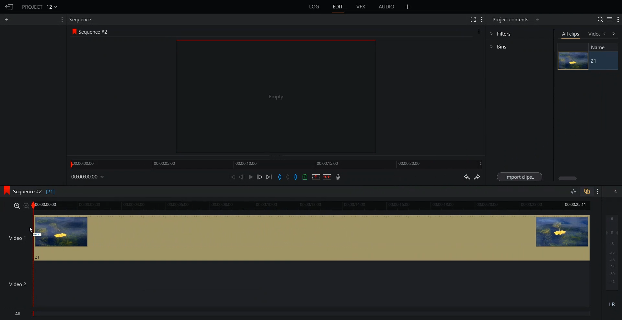  I want to click on Remove all mark, so click(289, 177).